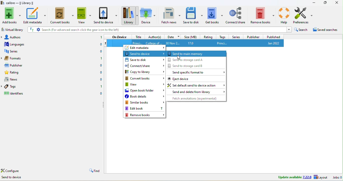 The width and height of the screenshot is (343, 181). Describe the element at coordinates (325, 2) in the screenshot. I see `resize` at that location.